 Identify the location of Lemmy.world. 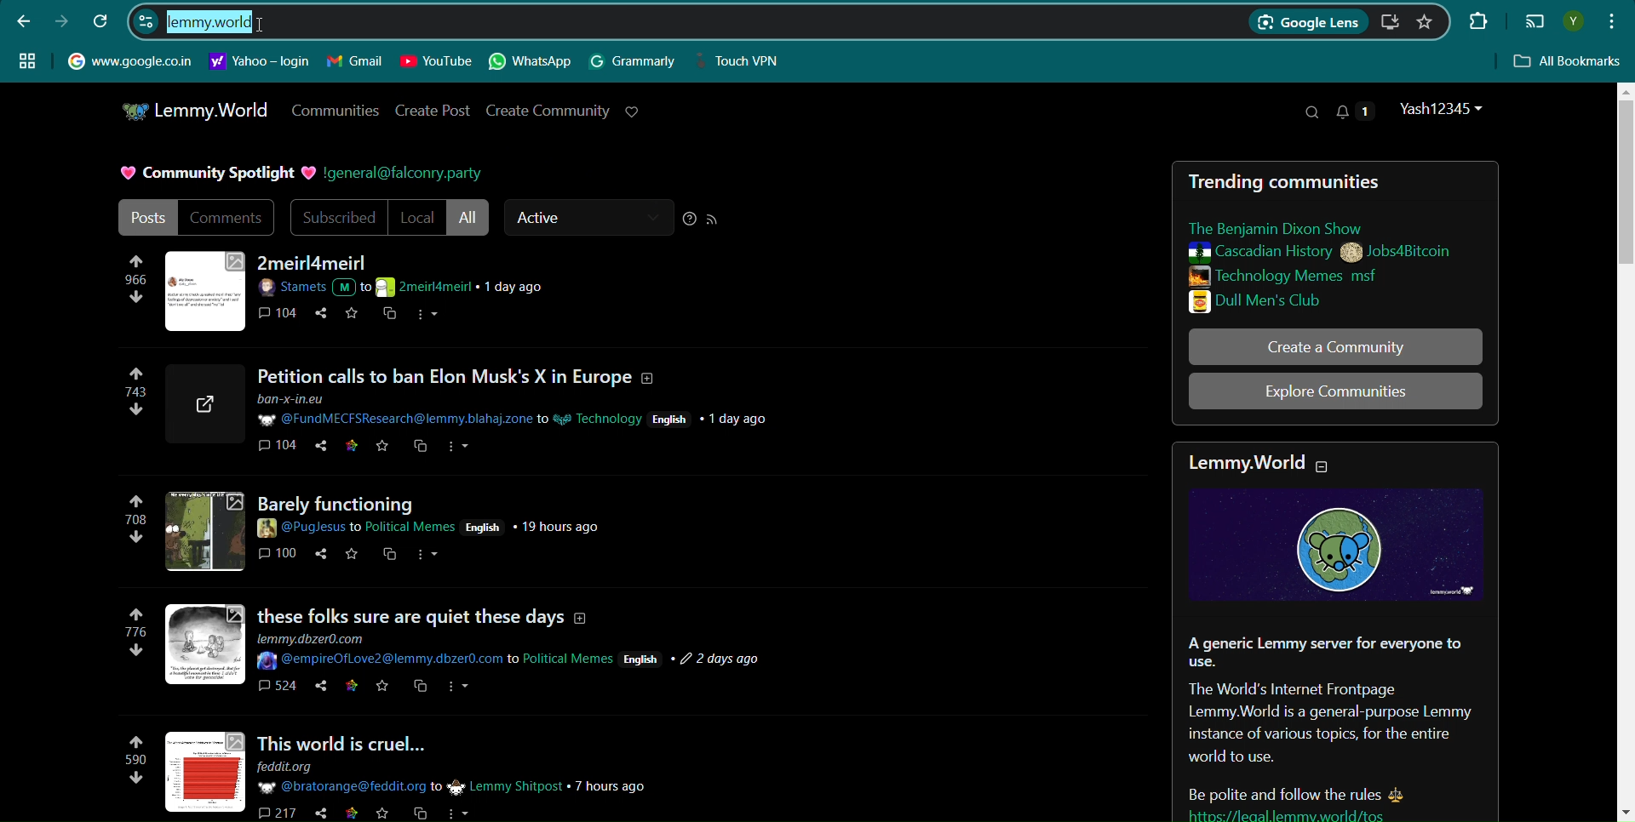
(1245, 465).